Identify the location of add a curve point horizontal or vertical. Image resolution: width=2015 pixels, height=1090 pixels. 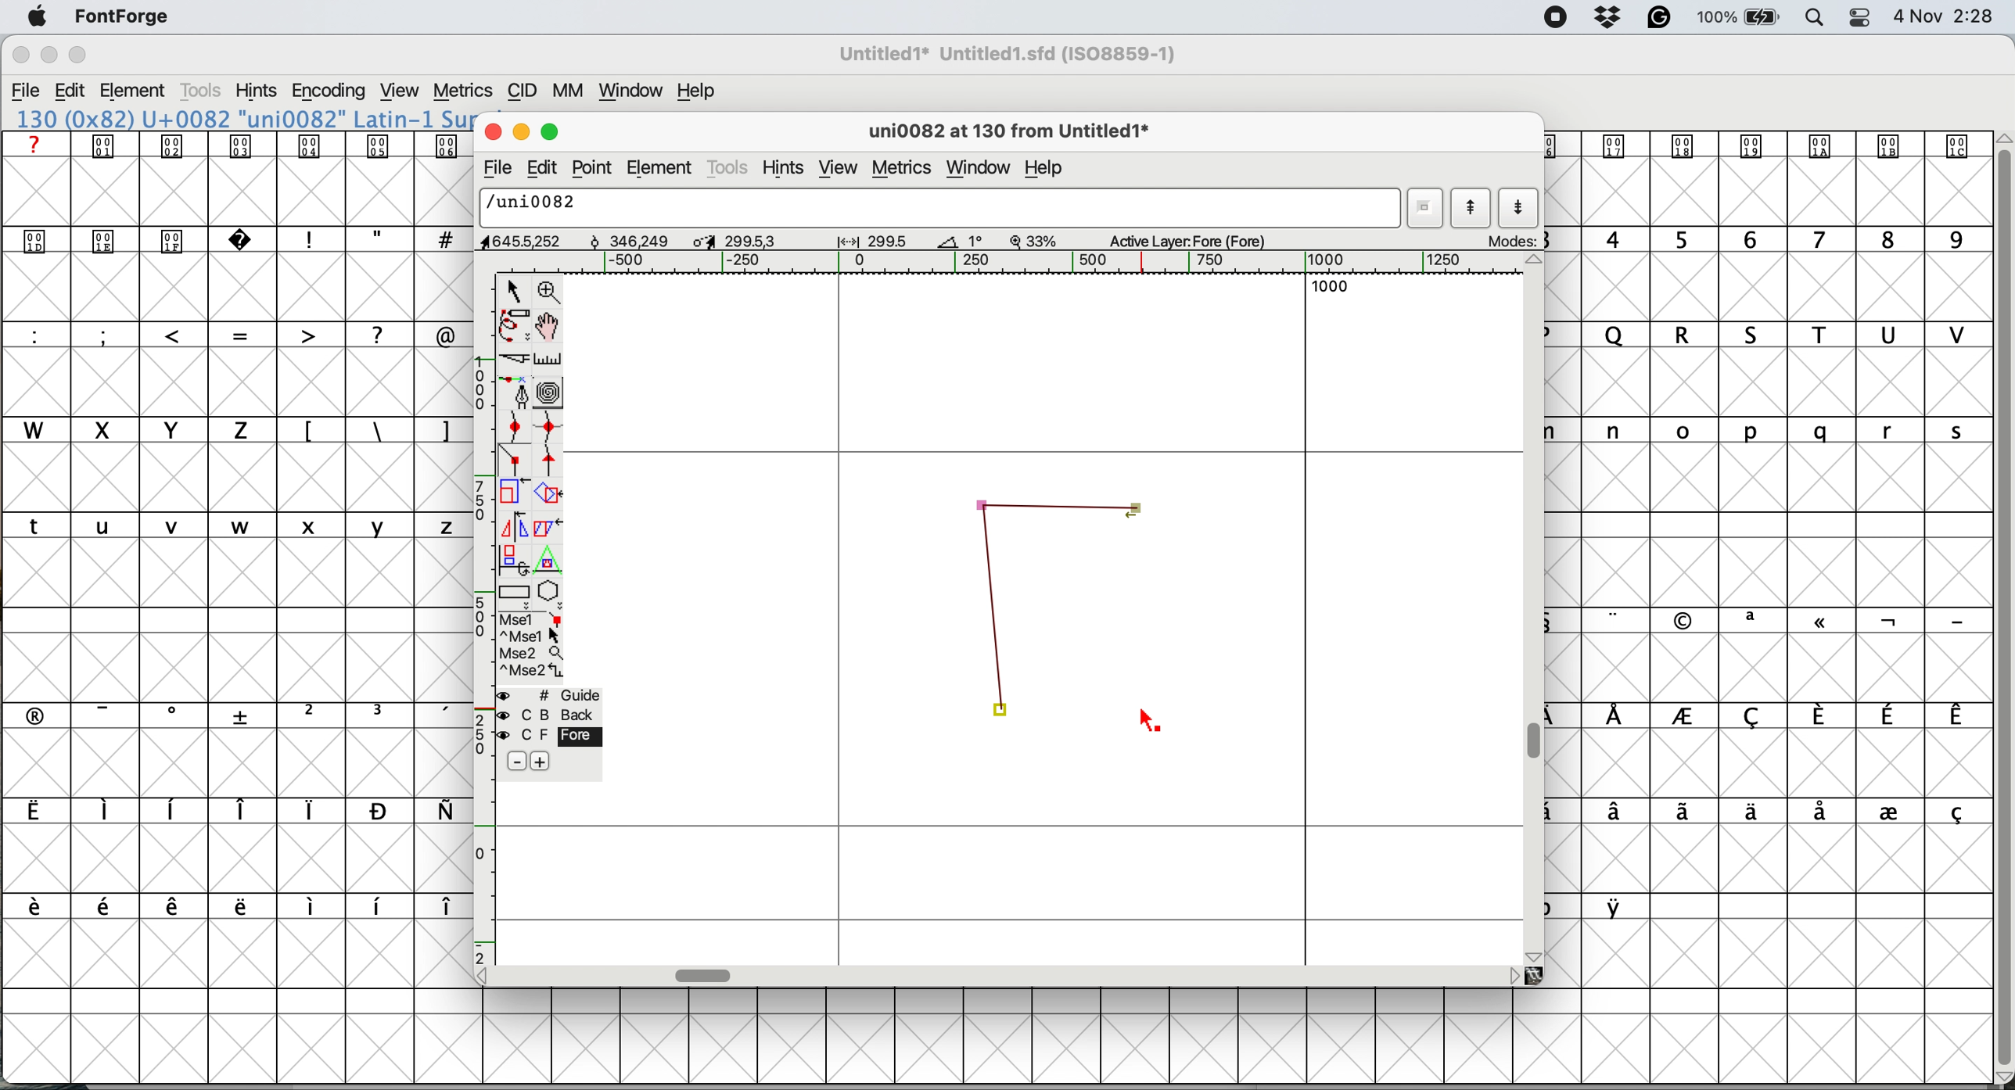
(549, 427).